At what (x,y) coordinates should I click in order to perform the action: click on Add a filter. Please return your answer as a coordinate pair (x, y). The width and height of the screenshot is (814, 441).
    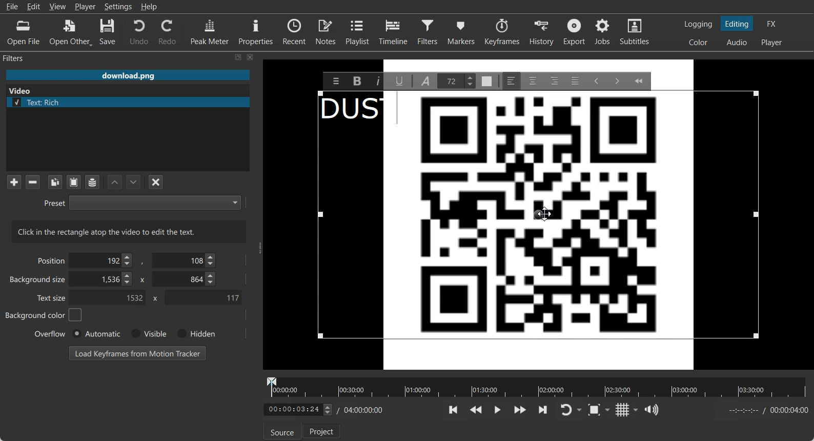
    Looking at the image, I should click on (14, 182).